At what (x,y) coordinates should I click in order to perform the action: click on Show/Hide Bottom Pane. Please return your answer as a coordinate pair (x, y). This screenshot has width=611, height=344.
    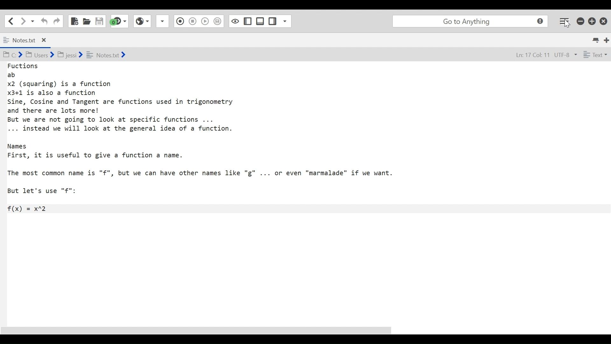
    Looking at the image, I should click on (248, 21).